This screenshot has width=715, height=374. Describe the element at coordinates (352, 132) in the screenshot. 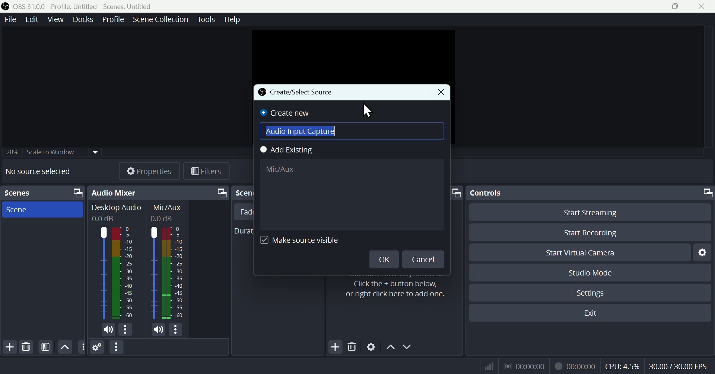

I see `New Source name` at that location.